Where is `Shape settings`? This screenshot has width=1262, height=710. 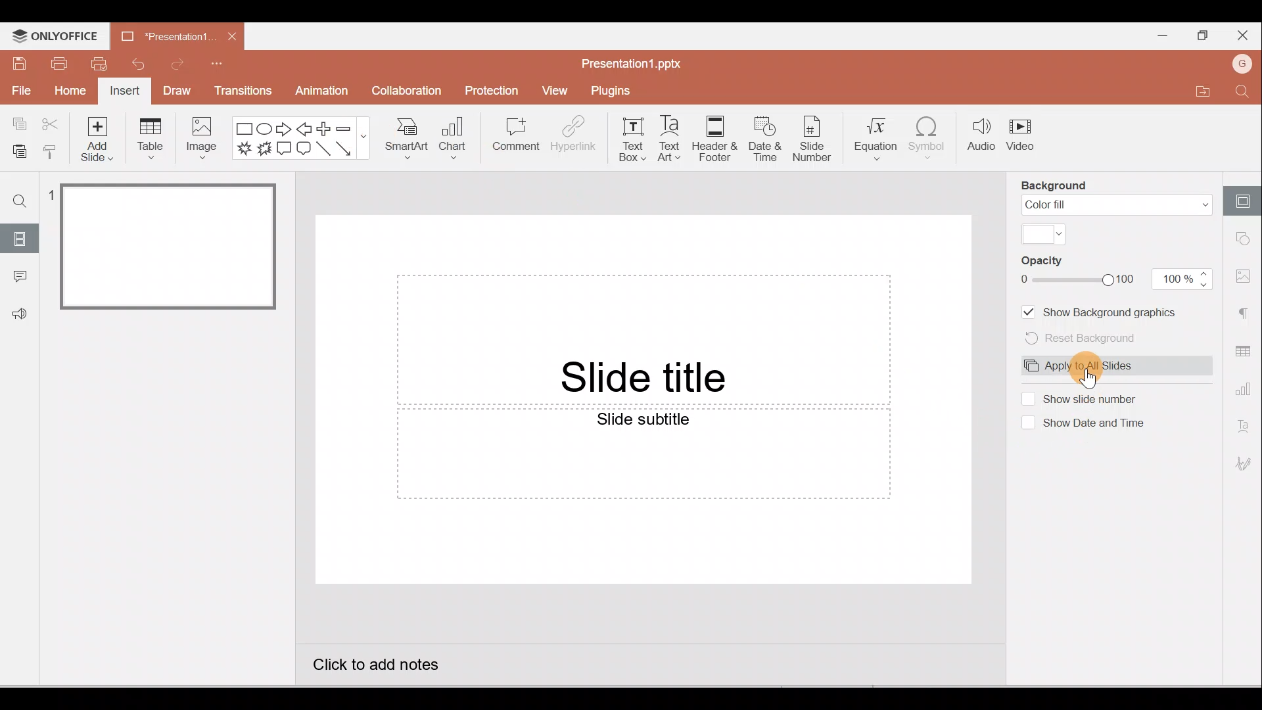
Shape settings is located at coordinates (1247, 240).